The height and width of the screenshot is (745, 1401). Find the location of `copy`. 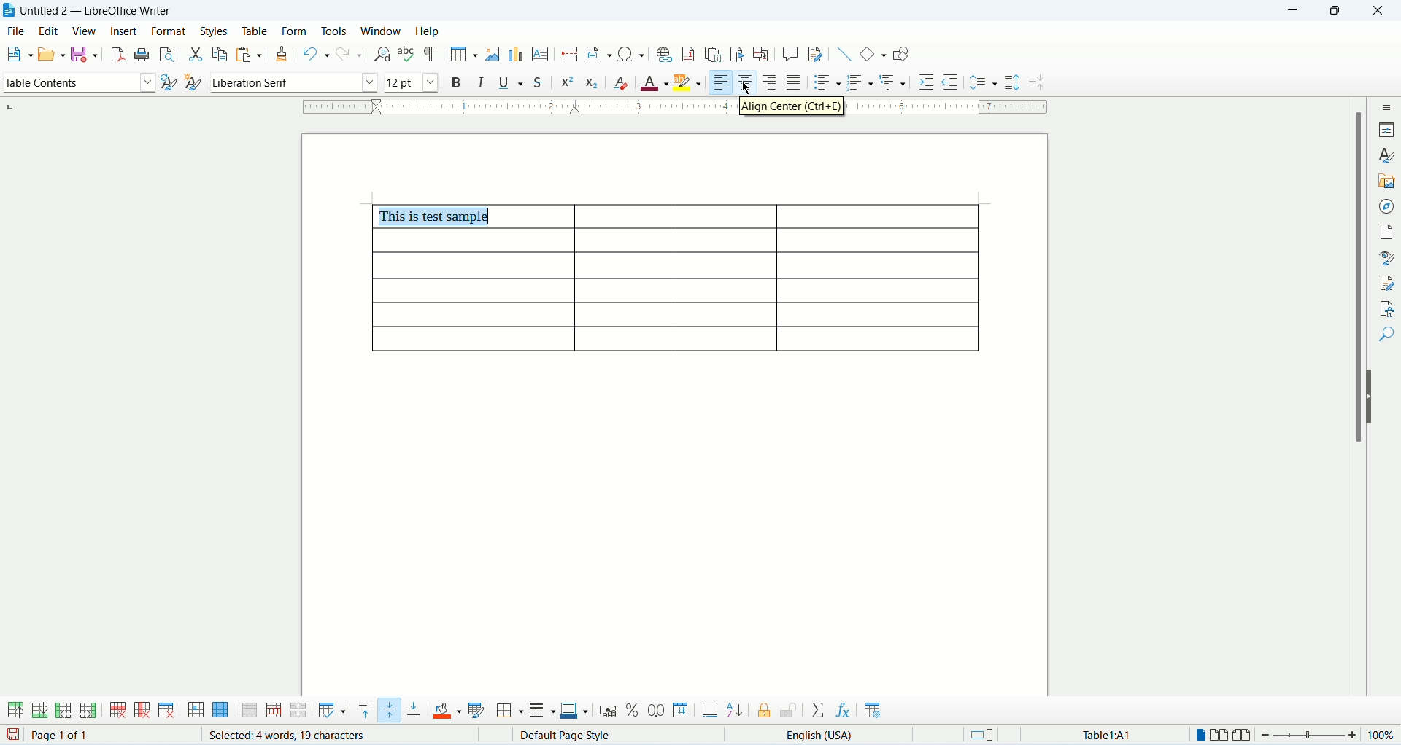

copy is located at coordinates (220, 54).